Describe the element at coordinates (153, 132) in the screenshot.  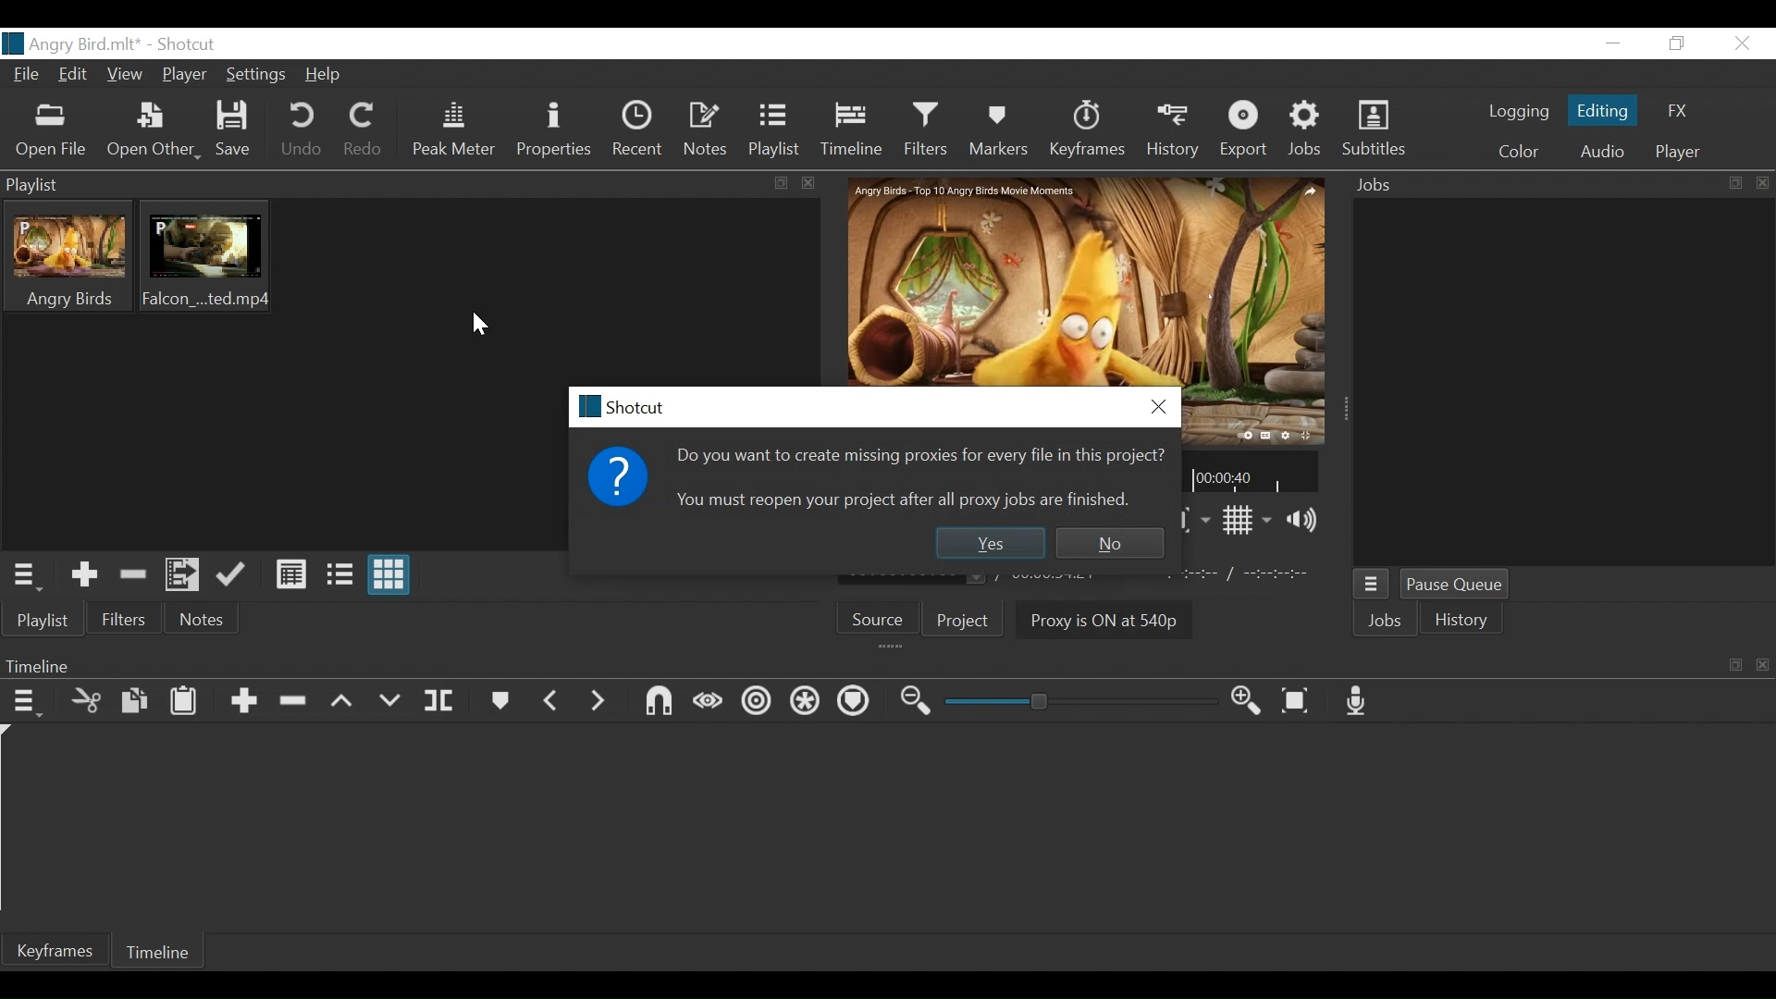
I see `Open Other` at that location.